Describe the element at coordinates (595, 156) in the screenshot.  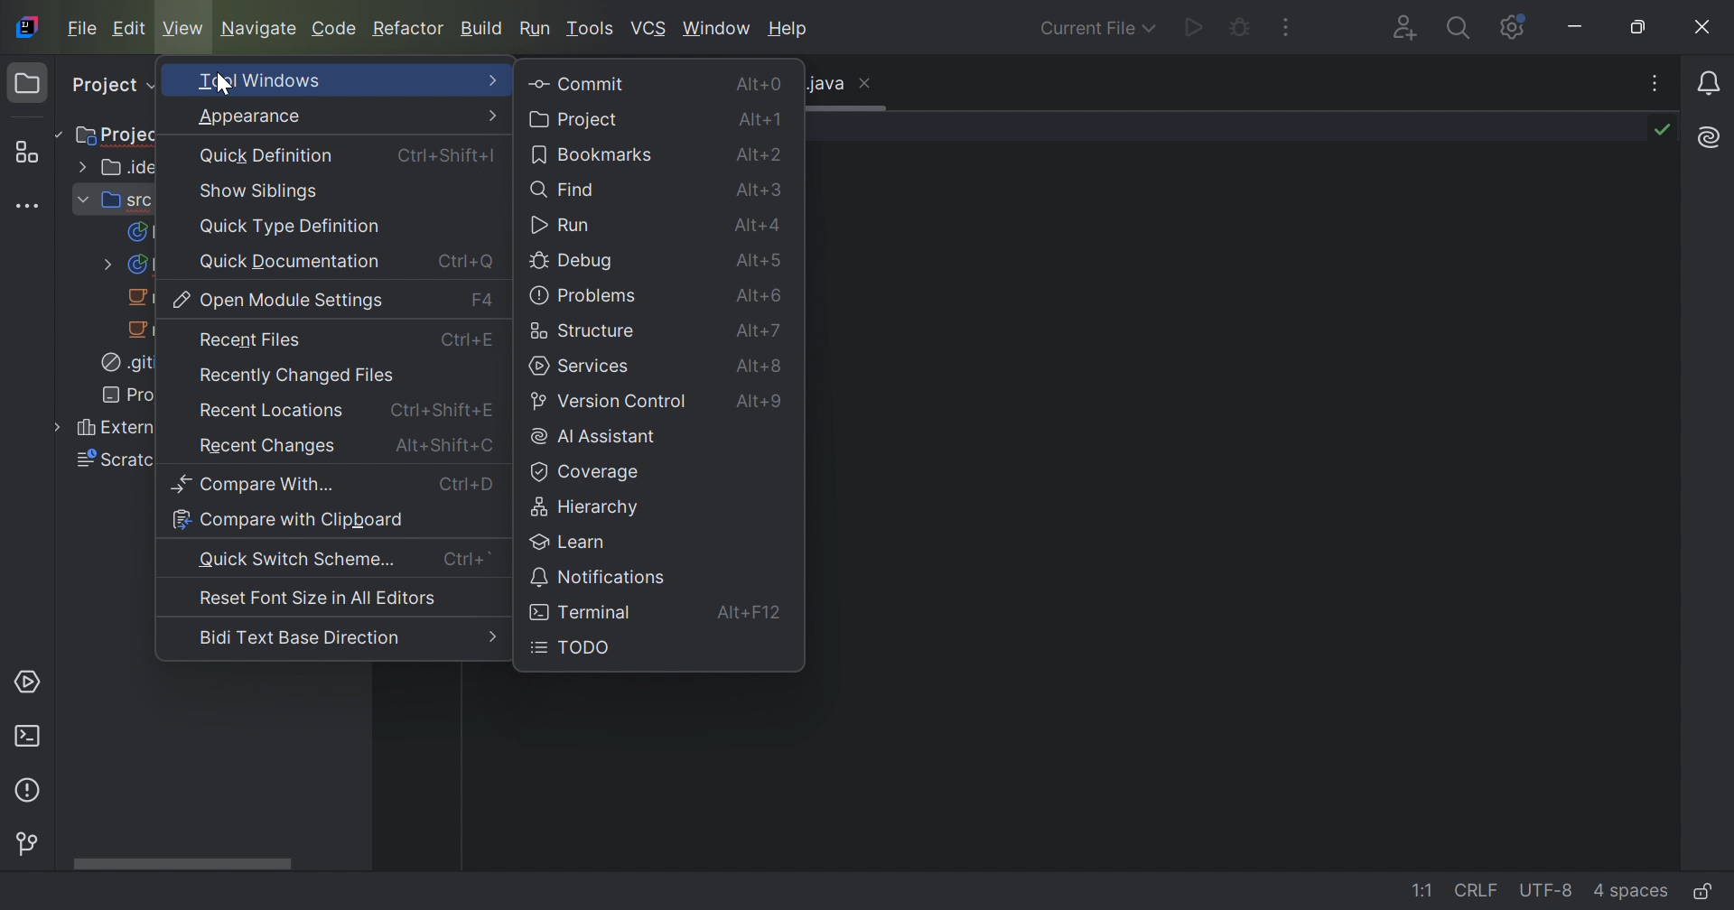
I see `Bookmarks` at that location.